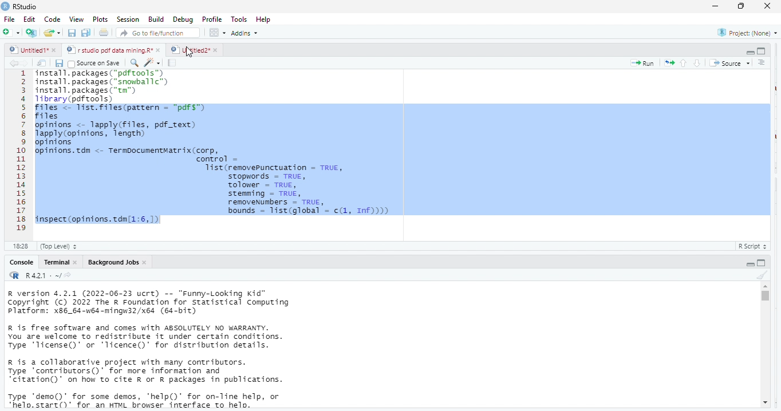  Describe the element at coordinates (401, 149) in the screenshot. I see `> install.packages("snowballc")

3 install. packages("tn")

+ 1ibrary(pdftools)

5 Files < Mist. Files (parcern - "pdfs"

5 Files

7 opinions <- lapply(files, pdf_text)

8 apply (opinions, length)

5 opinions

0 opinions. tdm <- Termpocumentvatrix (corp,

1 control =

2 Tist(removepunctuation = TRUE,
3 stopwords = TRUE,

A Tolower = TRUE,

5 stemming = TRUE,

3 removeNumbers = TRUE,

7 bounds = Tist(global = c(1, 1n))))
8 inspect (opinions. tdn(1:6,1)

5` at that location.